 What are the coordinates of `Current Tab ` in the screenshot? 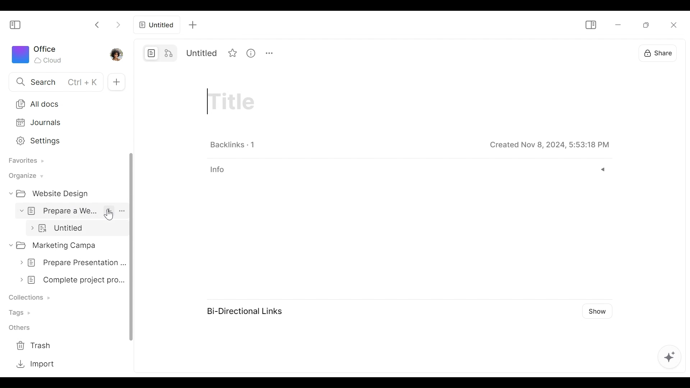 It's located at (155, 24).